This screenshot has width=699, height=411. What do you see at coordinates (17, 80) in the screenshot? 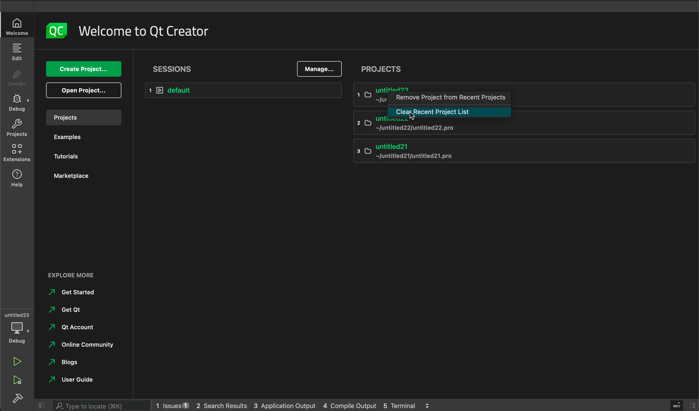
I see `design` at bounding box center [17, 80].